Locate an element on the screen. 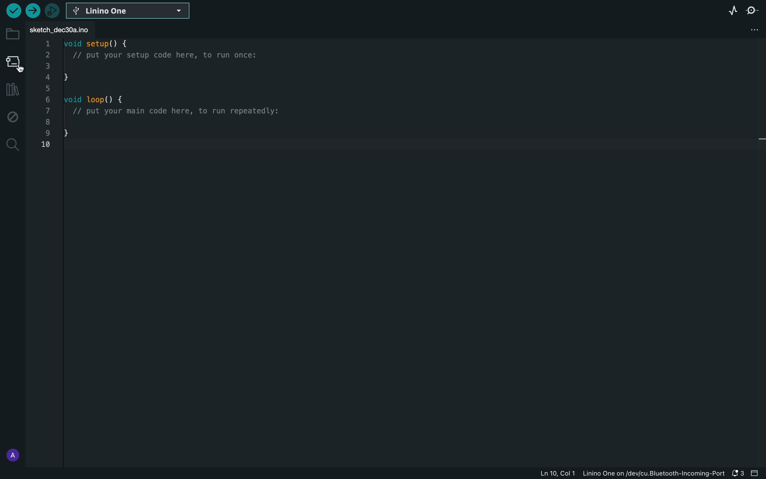 This screenshot has height=479, width=766. profile is located at coordinates (11, 453).